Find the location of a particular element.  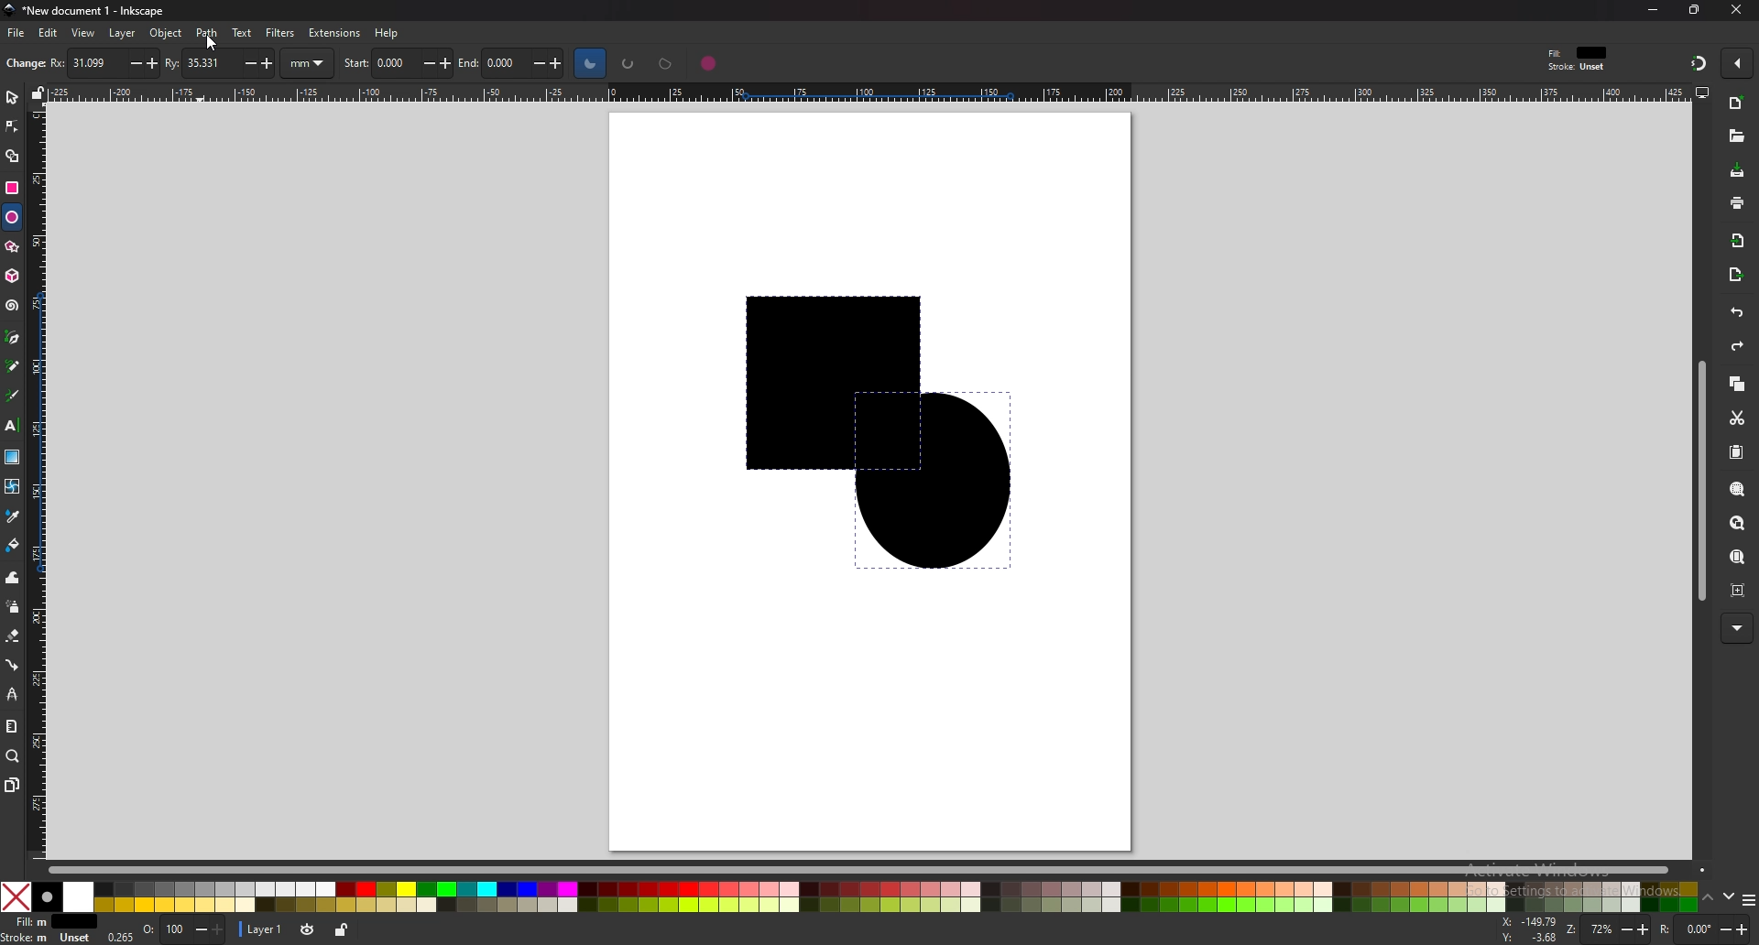

file is located at coordinates (17, 33).